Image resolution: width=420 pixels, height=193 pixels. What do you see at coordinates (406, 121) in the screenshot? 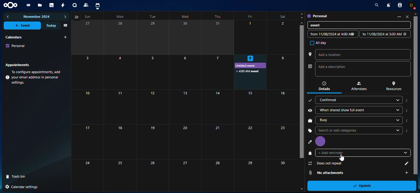
I see `i` at bounding box center [406, 121].